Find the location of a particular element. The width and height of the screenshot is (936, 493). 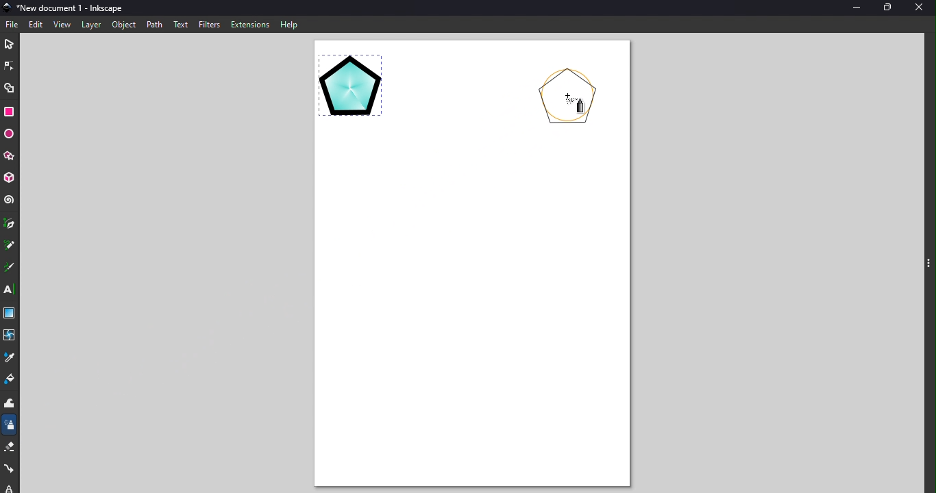

Edit is located at coordinates (34, 24).